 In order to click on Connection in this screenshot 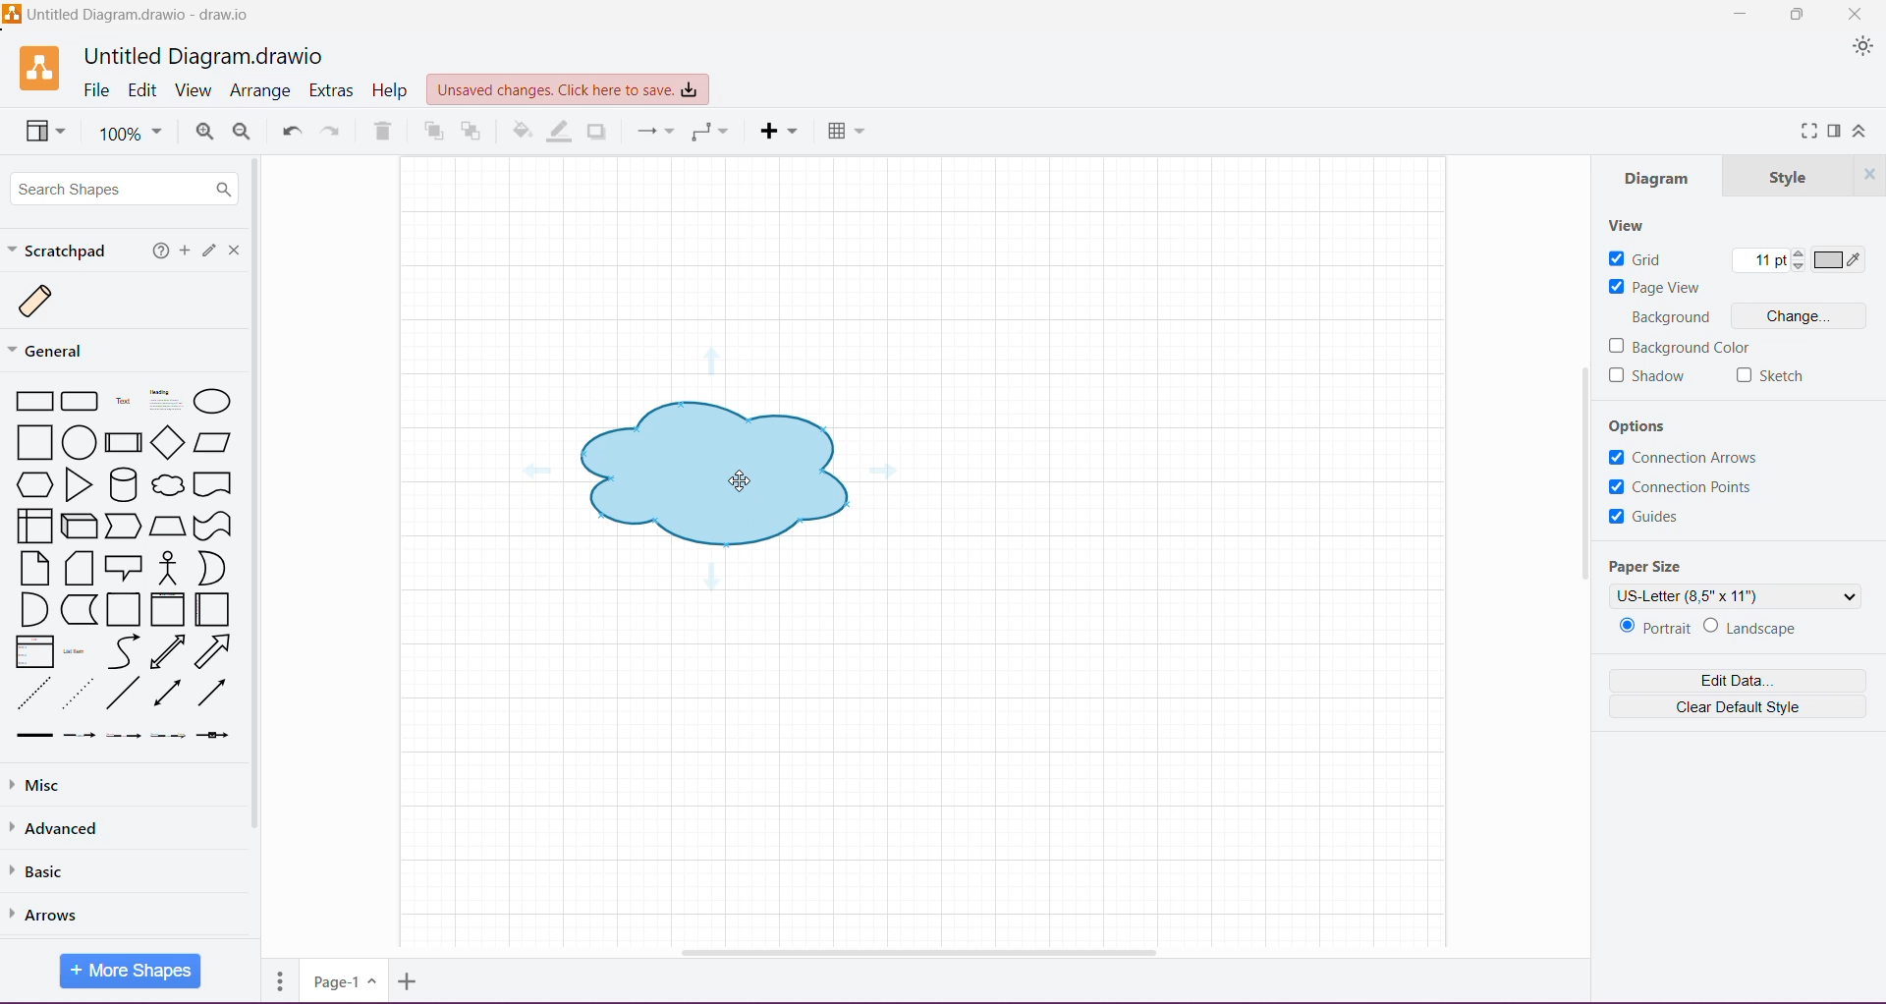, I will do `click(654, 132)`.